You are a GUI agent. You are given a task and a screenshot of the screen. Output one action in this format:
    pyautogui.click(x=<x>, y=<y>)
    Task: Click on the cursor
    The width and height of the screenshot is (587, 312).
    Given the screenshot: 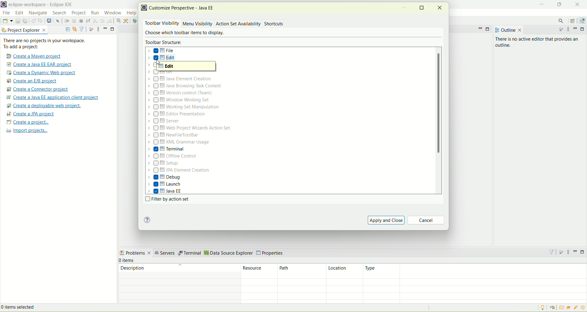 What is the action you would take?
    pyautogui.click(x=113, y=16)
    